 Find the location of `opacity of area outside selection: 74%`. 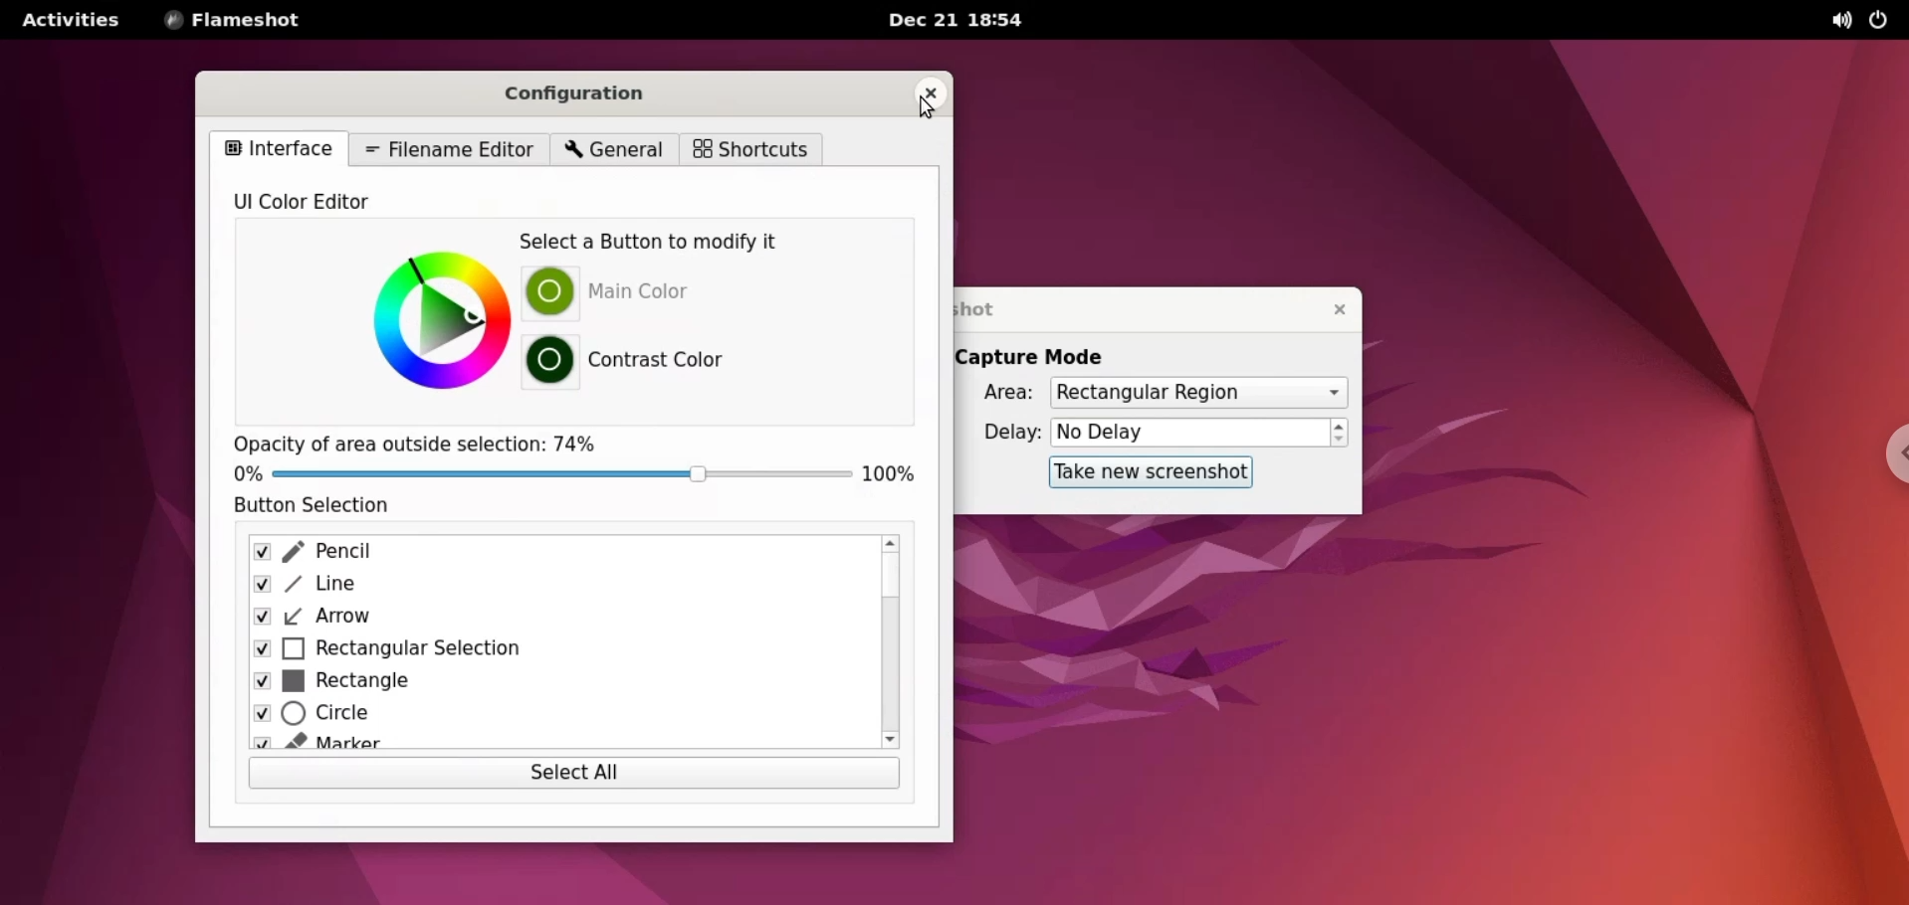

opacity of area outside selection: 74% is located at coordinates (445, 441).